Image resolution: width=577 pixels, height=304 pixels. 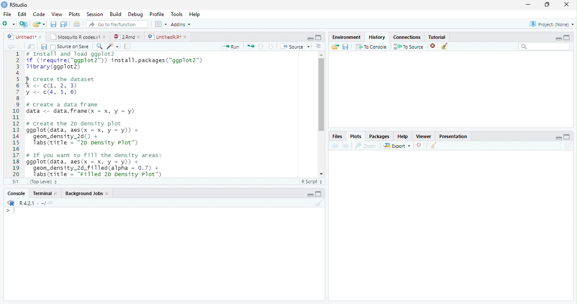 I want to click on Viewer, so click(x=423, y=136).